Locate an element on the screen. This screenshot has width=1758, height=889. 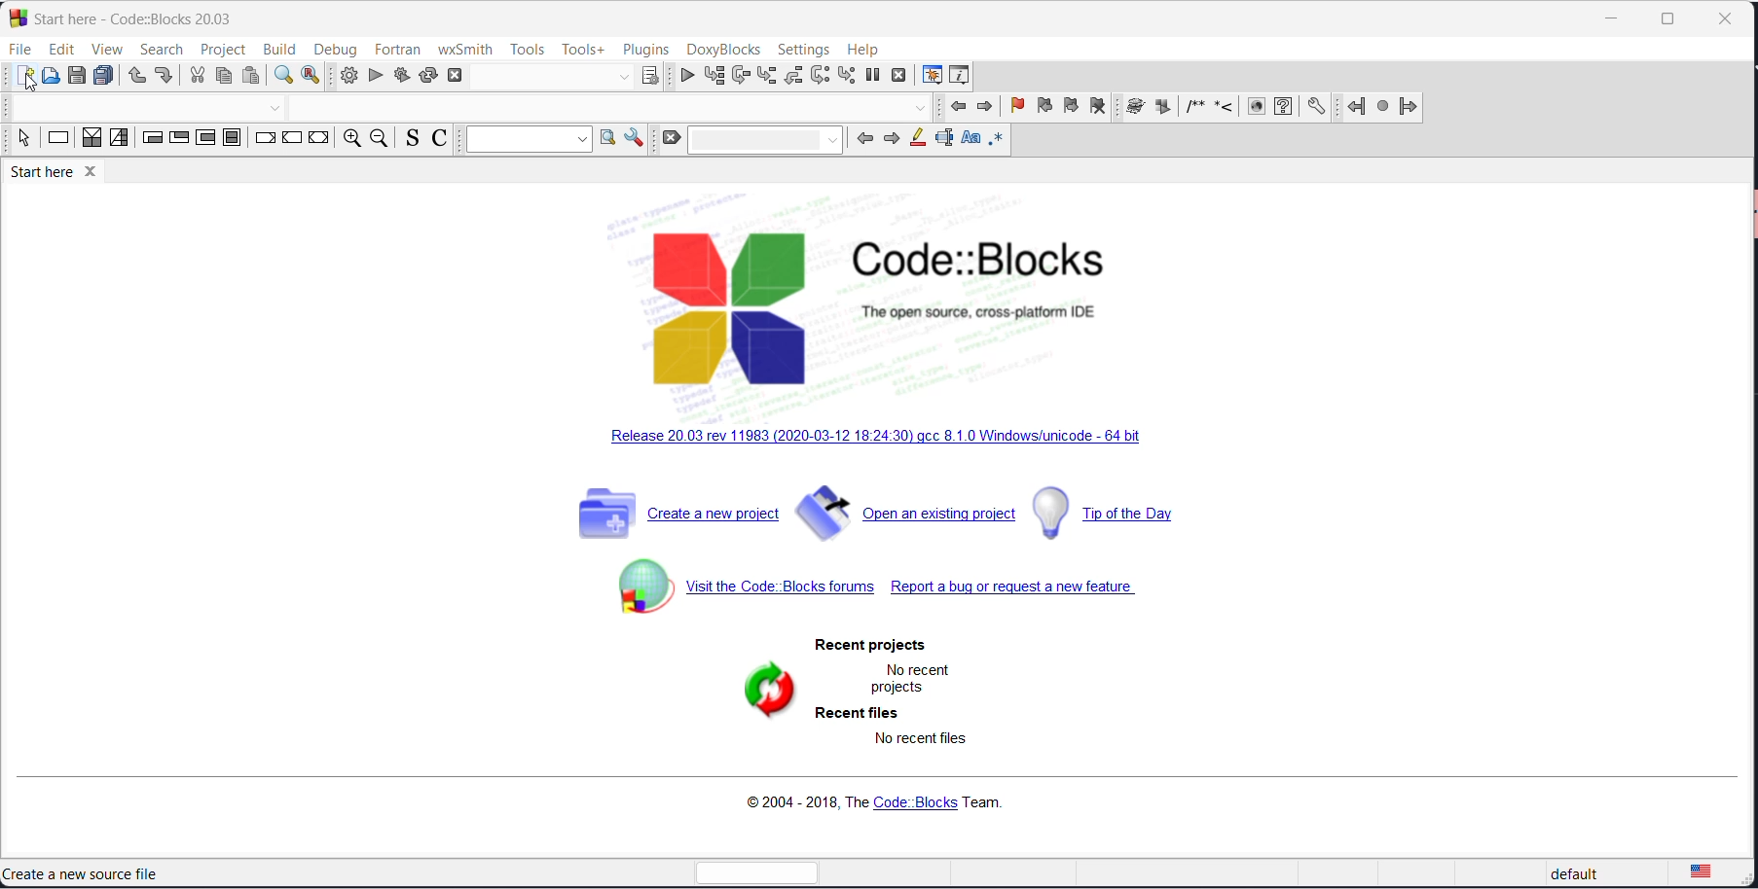
return instruction is located at coordinates (319, 140).